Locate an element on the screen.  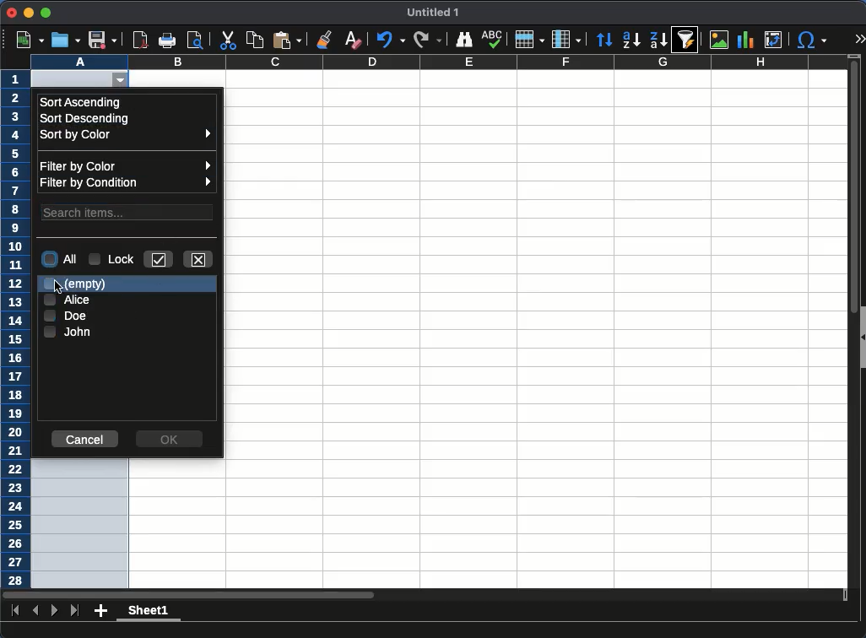
previous sheet is located at coordinates (37, 610).